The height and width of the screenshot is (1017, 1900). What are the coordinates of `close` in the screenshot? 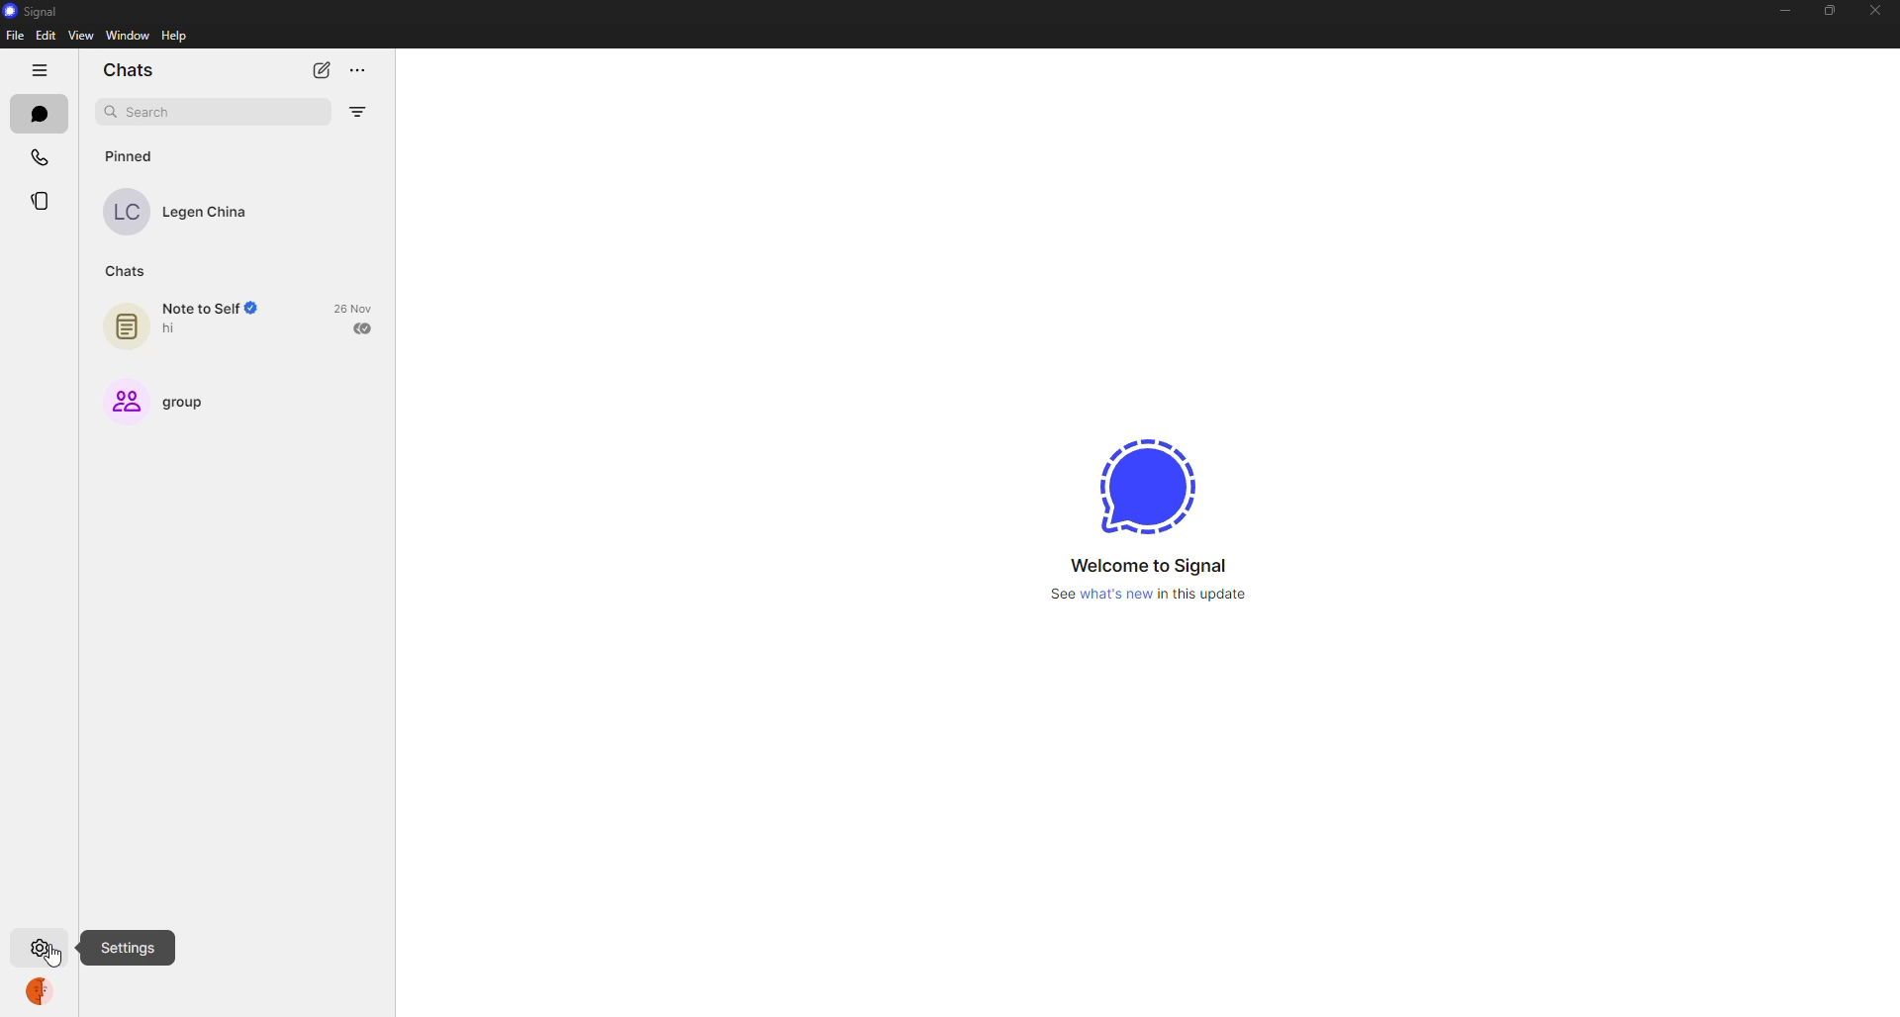 It's located at (1874, 10).